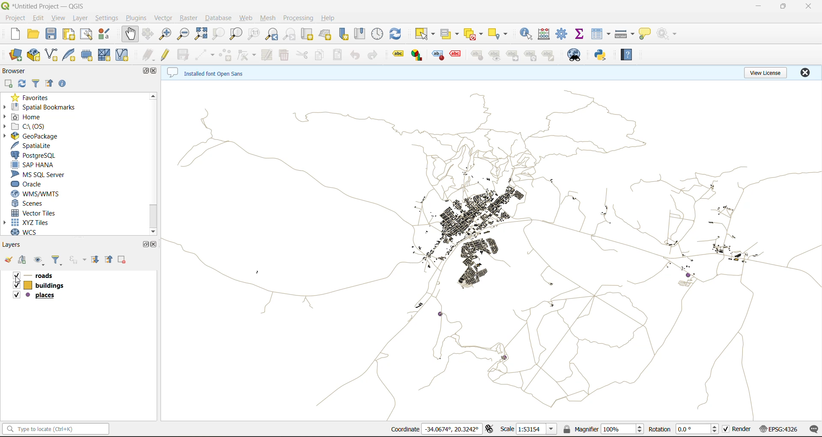 The height and width of the screenshot is (437, 822). What do you see at coordinates (184, 55) in the screenshot?
I see `save edits` at bounding box center [184, 55].